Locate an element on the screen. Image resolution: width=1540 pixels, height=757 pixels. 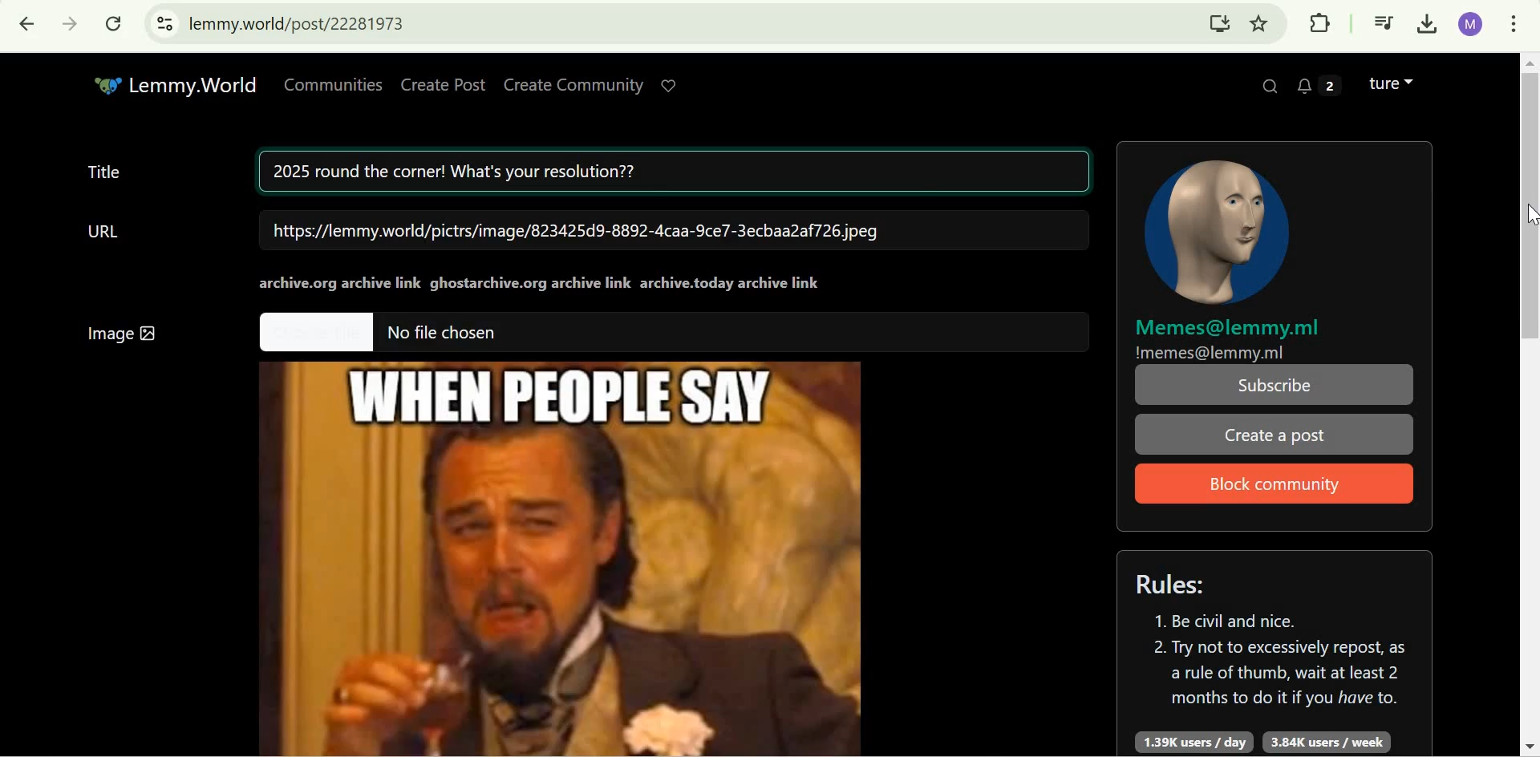
Google account is located at coordinates (1471, 24).